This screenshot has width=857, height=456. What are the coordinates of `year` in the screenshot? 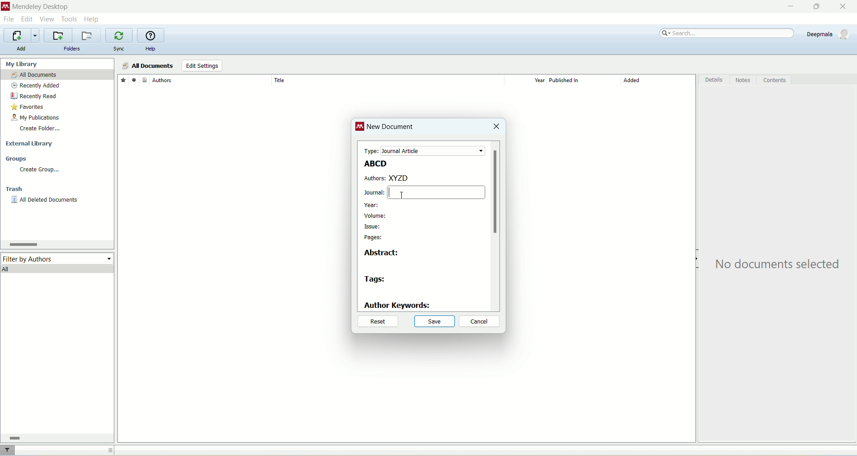 It's located at (371, 206).